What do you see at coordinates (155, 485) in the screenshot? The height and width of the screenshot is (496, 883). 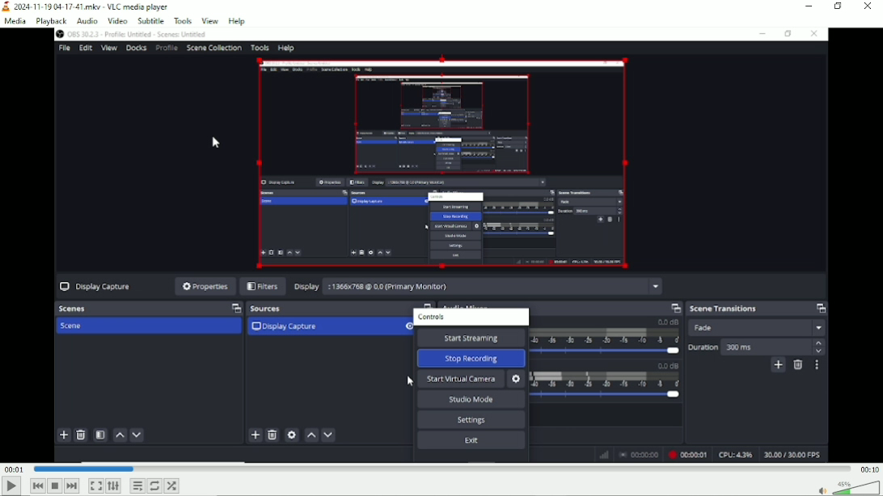 I see `Toggle between loop all, loop one and no loop` at bounding box center [155, 485].